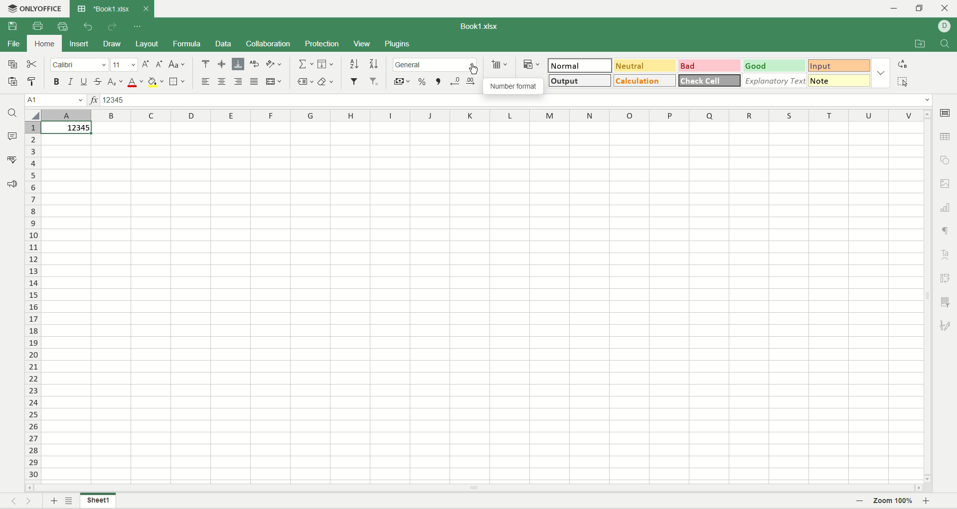  I want to click on insert cell, so click(499, 65).